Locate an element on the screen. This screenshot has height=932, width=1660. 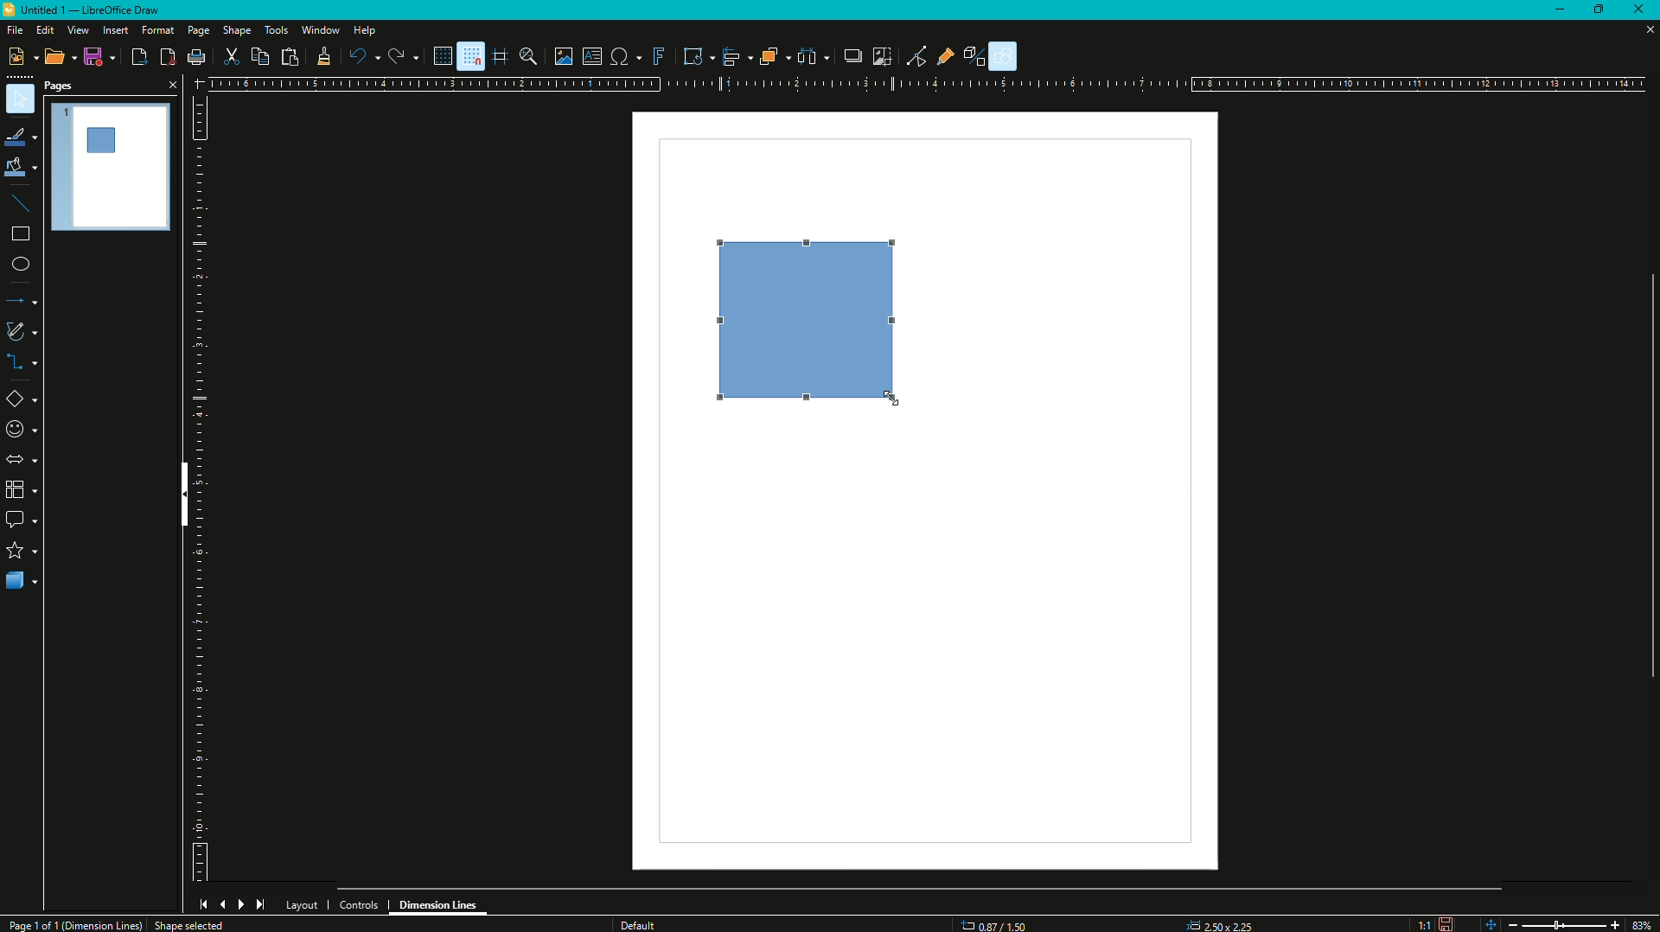
Shape is located at coordinates (237, 32).